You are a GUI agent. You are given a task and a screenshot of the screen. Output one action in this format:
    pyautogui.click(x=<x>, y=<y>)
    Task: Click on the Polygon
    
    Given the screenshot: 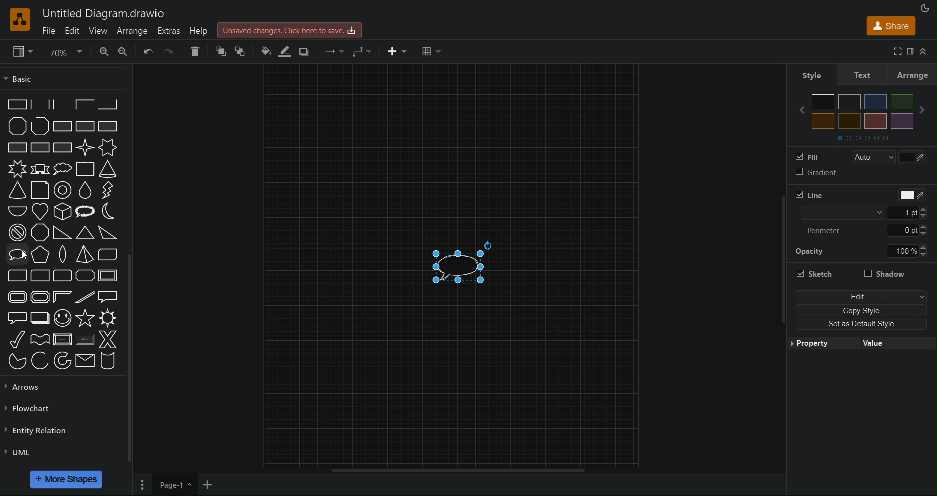 What is the action you would take?
    pyautogui.click(x=16, y=126)
    